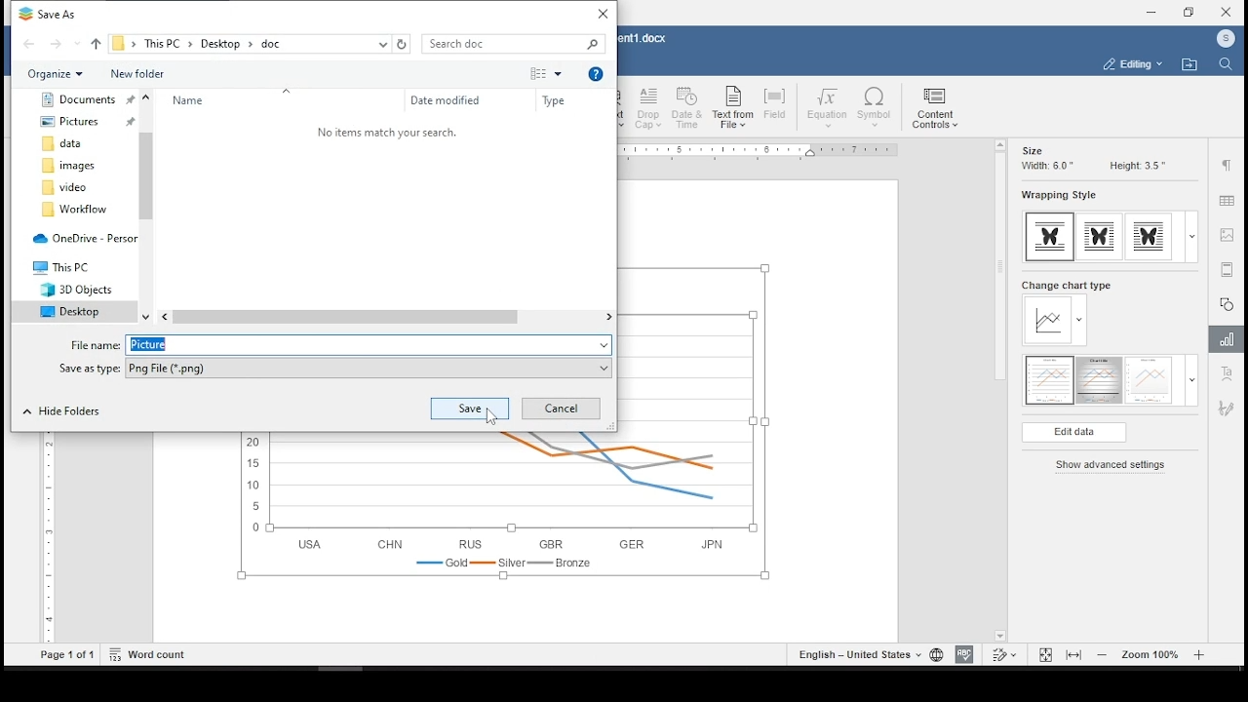  Describe the element at coordinates (404, 44) in the screenshot. I see `refresh` at that location.